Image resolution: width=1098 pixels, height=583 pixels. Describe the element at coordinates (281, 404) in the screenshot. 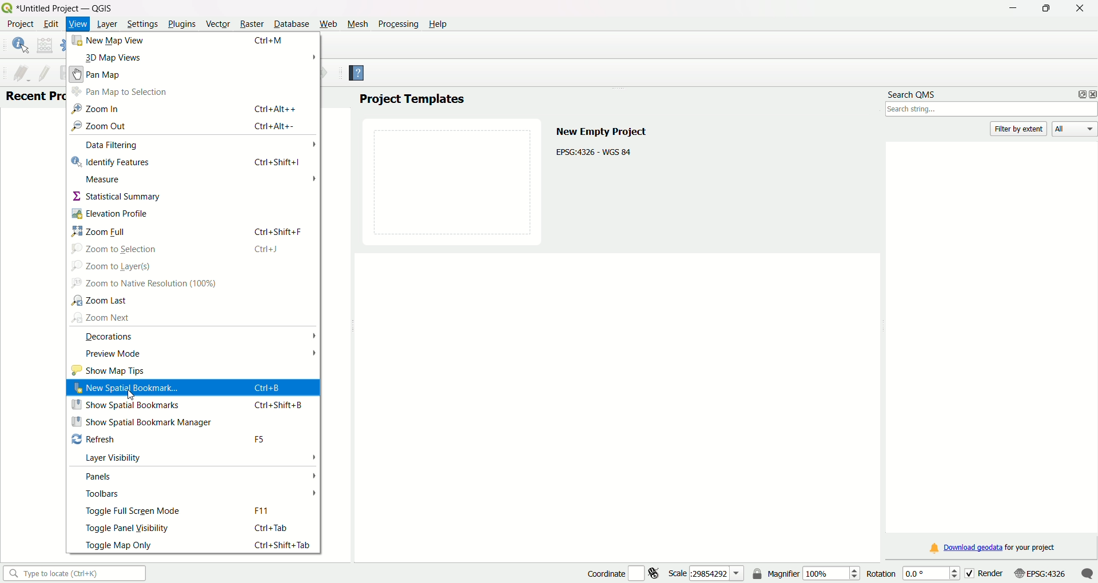

I see `ctrl+shift+B` at that location.